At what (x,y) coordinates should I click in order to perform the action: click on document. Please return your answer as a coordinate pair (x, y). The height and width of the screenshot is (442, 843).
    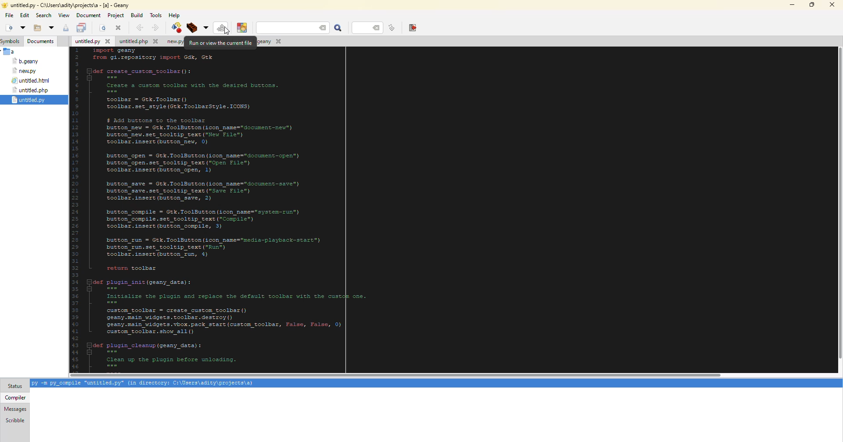
    Looking at the image, I should click on (89, 15).